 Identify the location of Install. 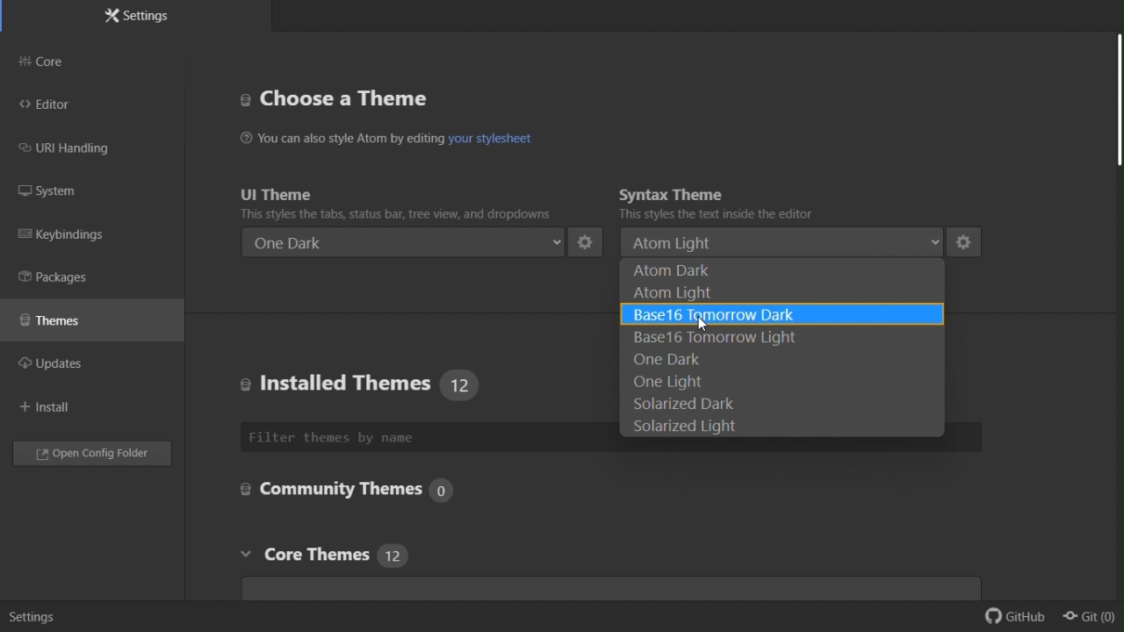
(58, 405).